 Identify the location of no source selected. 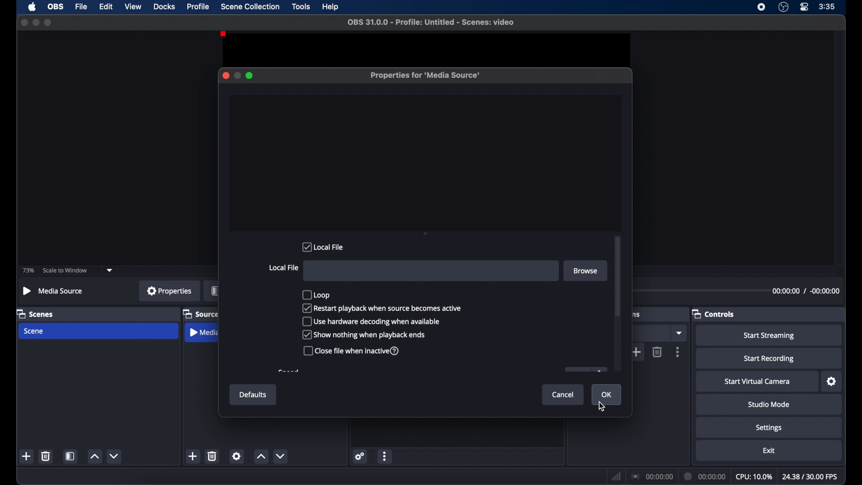
(53, 291).